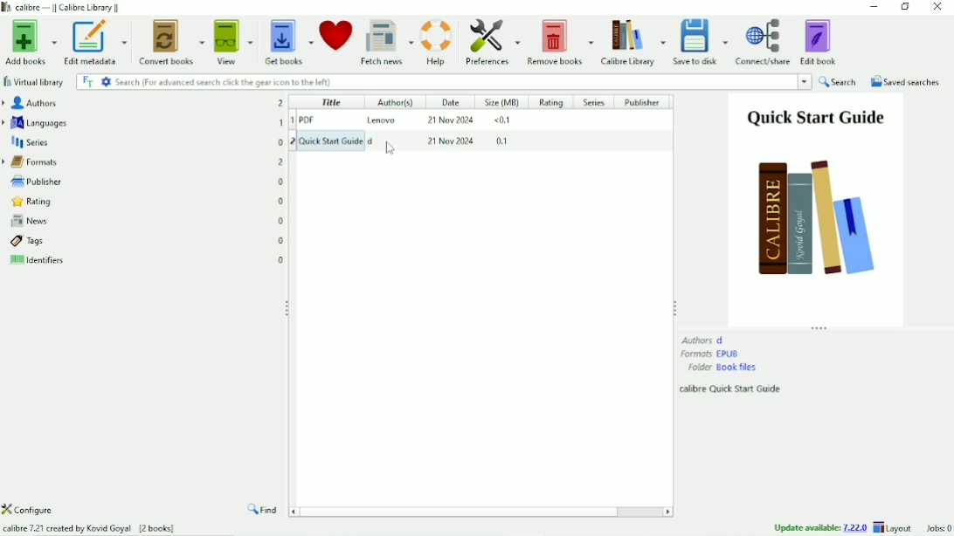  What do you see at coordinates (937, 8) in the screenshot?
I see `Close` at bounding box center [937, 8].